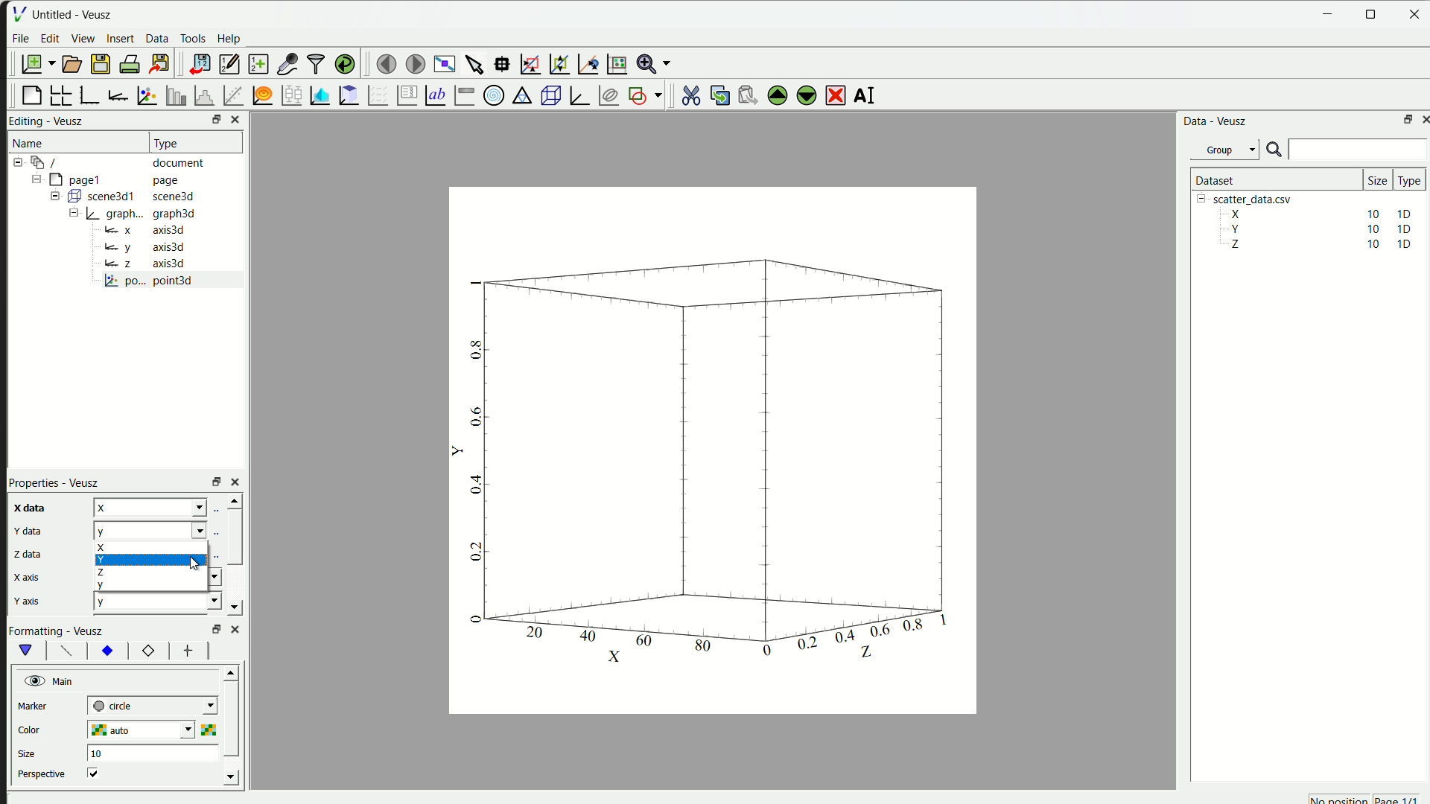  Describe the element at coordinates (22, 39) in the screenshot. I see `File` at that location.